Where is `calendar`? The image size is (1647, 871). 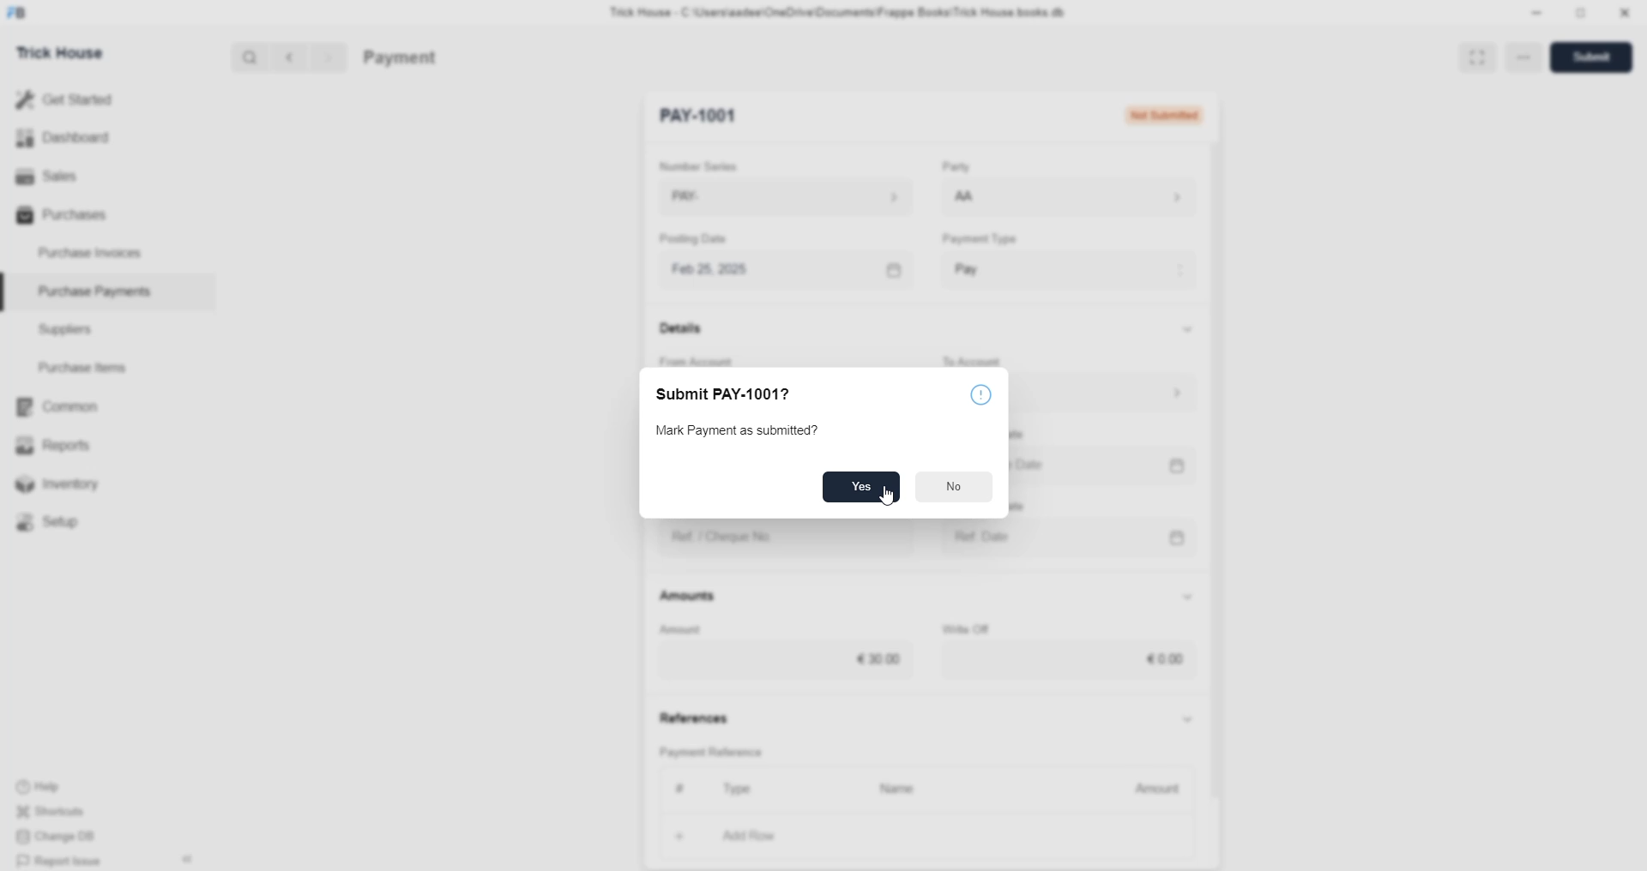 calendar is located at coordinates (894, 267).